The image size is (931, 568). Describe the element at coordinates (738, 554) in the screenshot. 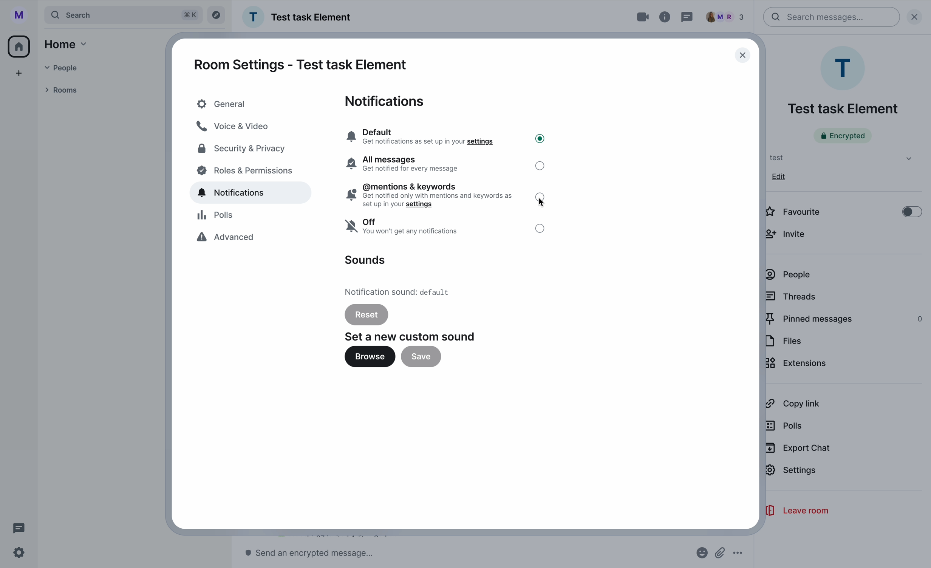

I see `more options` at that location.